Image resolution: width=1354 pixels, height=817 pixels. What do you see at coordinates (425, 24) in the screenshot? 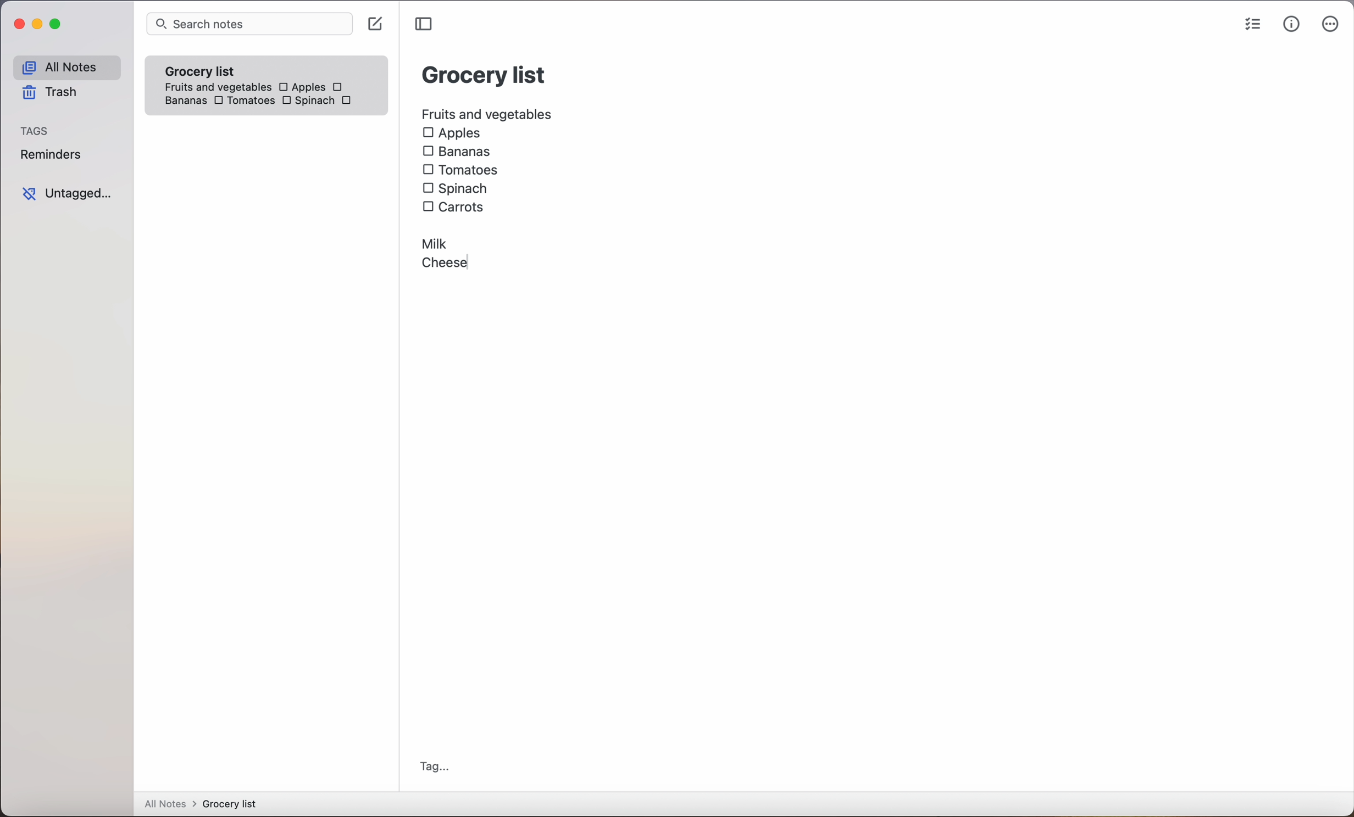
I see `toggle sidebar` at bounding box center [425, 24].